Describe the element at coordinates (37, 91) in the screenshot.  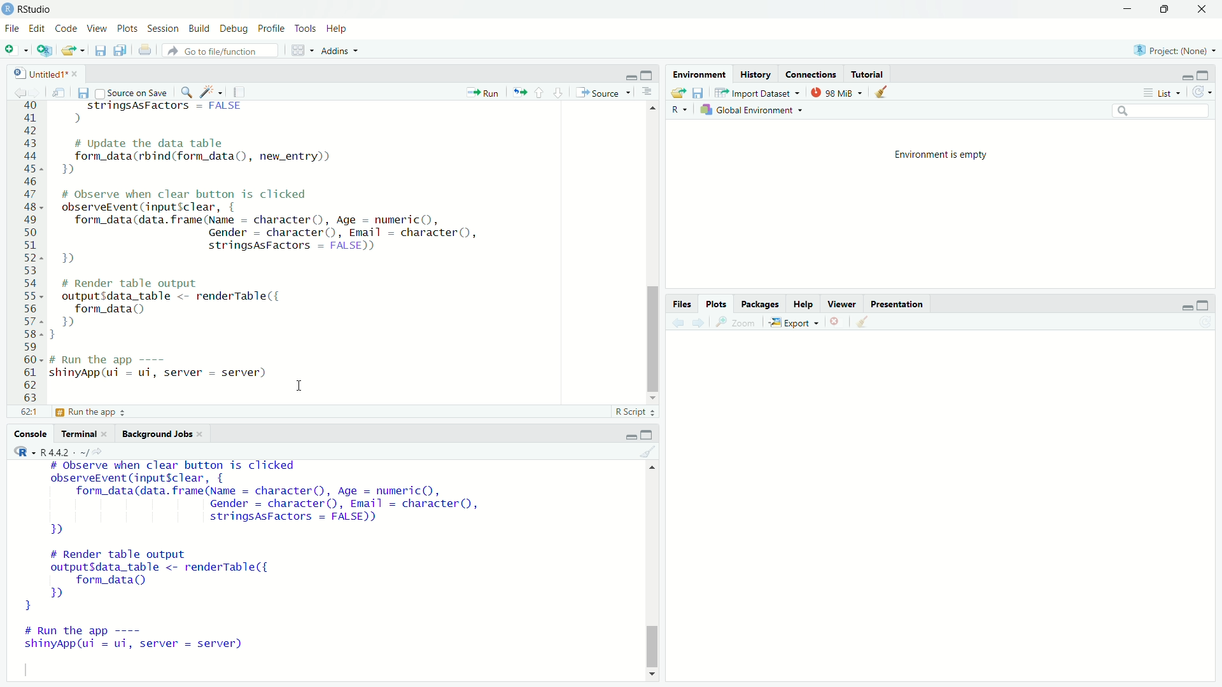
I see `go forward to the next source location` at that location.